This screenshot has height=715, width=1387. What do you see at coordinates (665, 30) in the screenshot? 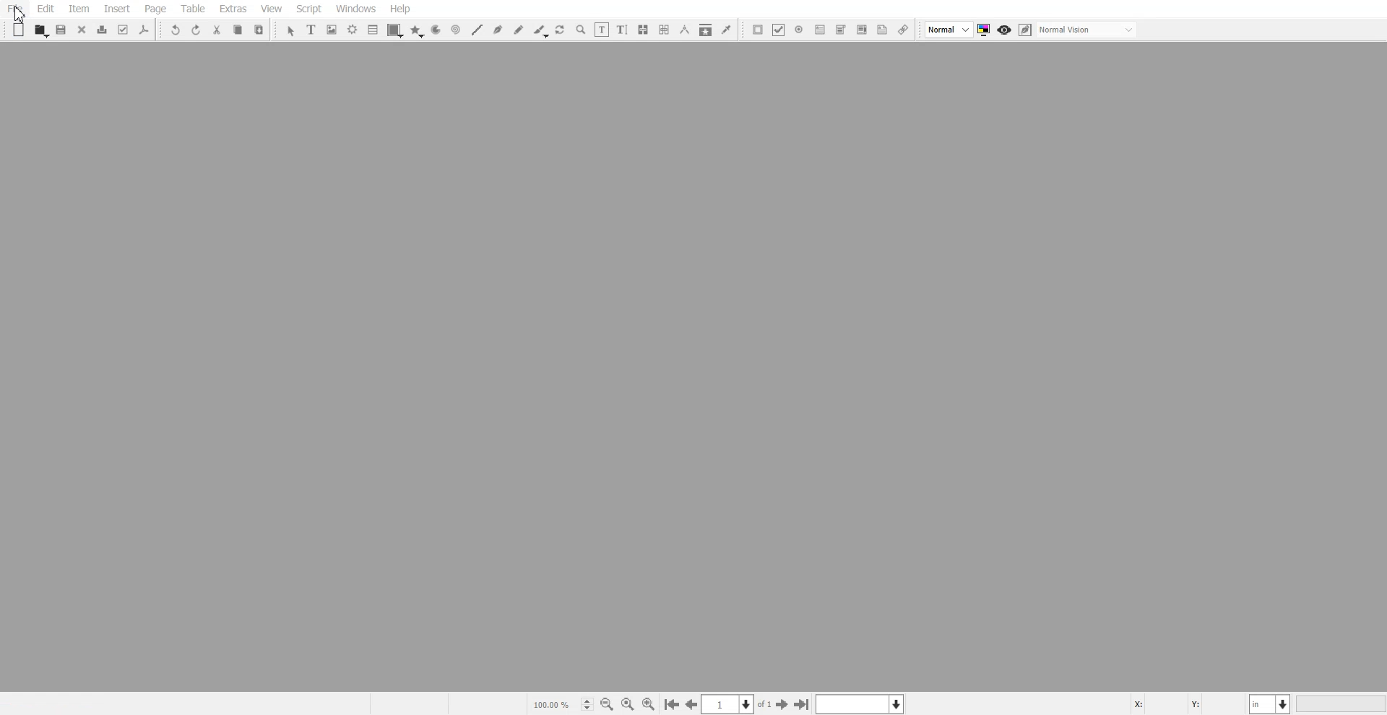
I see `Unlink Text Frame` at bounding box center [665, 30].